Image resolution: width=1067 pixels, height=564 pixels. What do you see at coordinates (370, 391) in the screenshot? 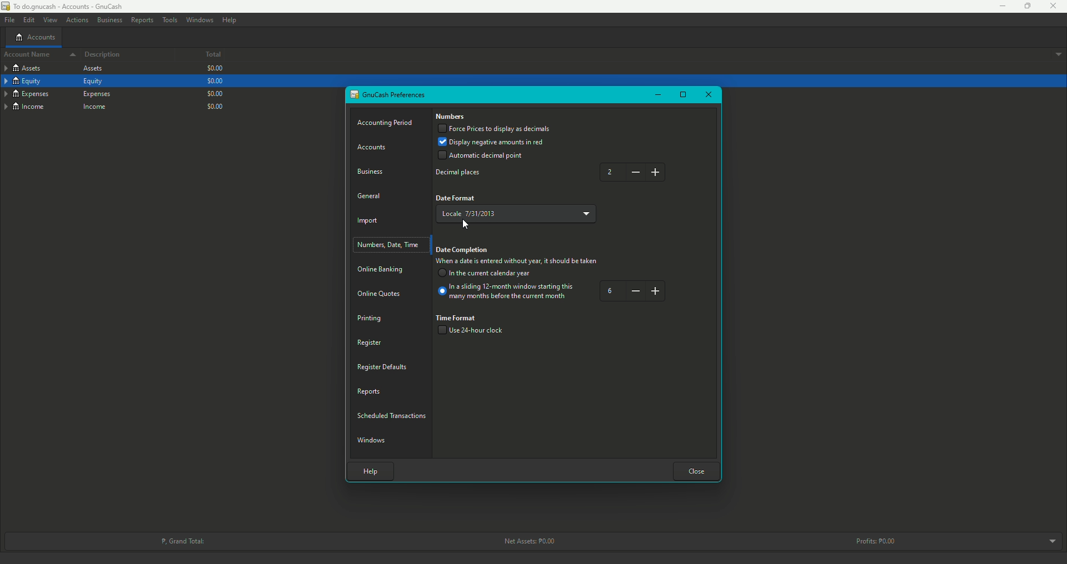
I see `Report` at bounding box center [370, 391].